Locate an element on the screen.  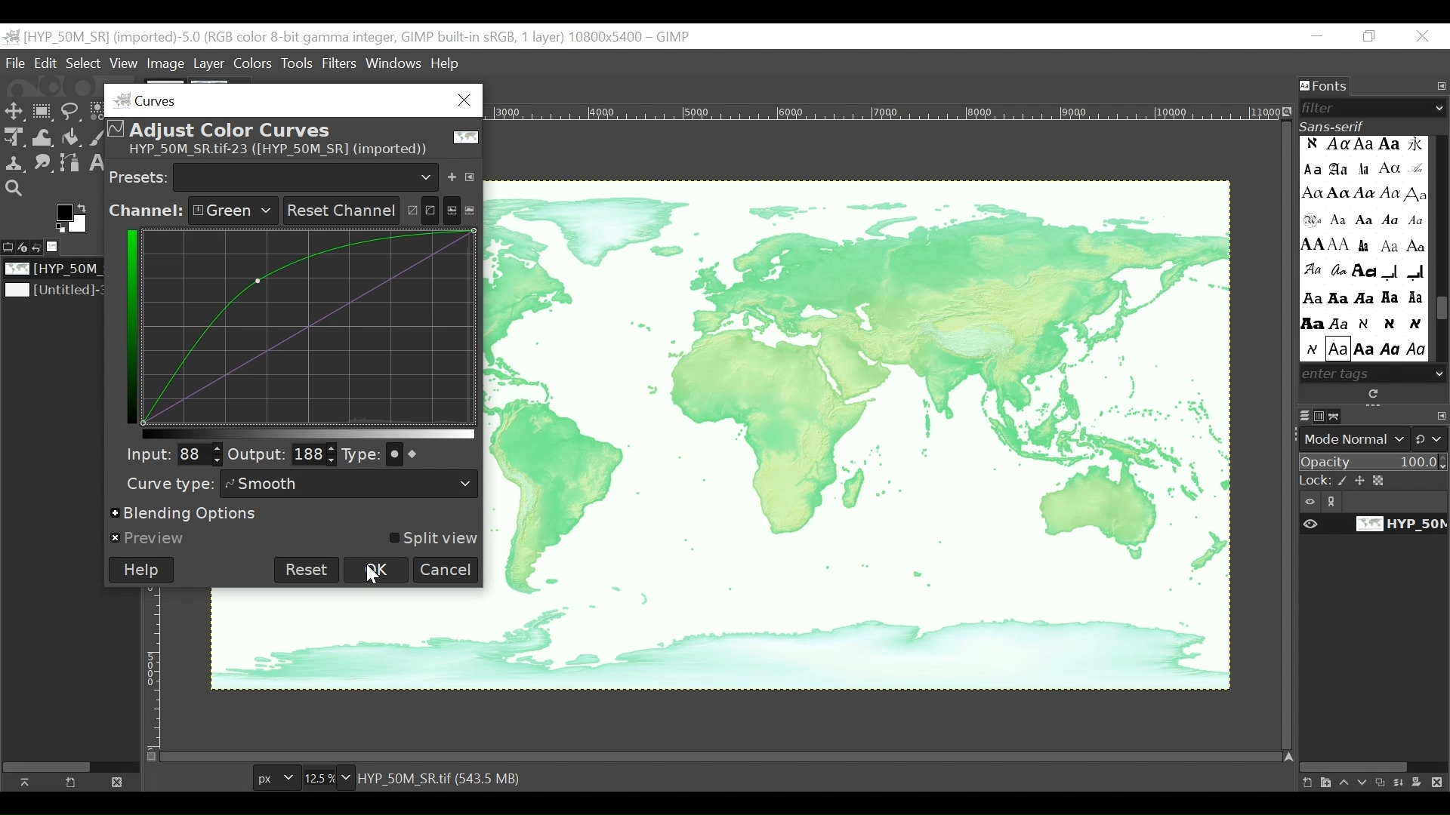
Blending Options is located at coordinates (187, 515).